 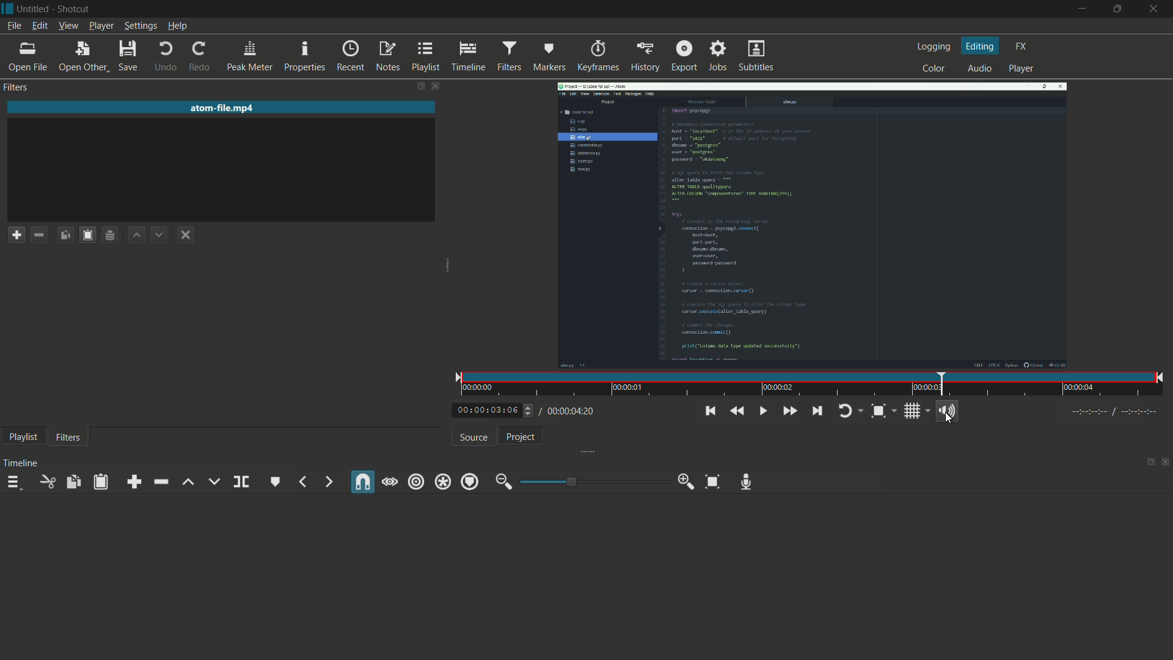 I want to click on record audio, so click(x=747, y=482).